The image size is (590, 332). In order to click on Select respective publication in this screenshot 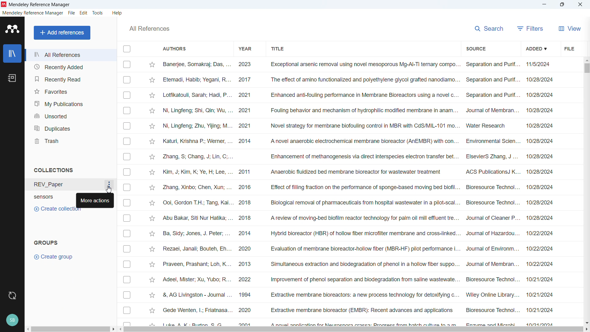, I will do `click(127, 203)`.